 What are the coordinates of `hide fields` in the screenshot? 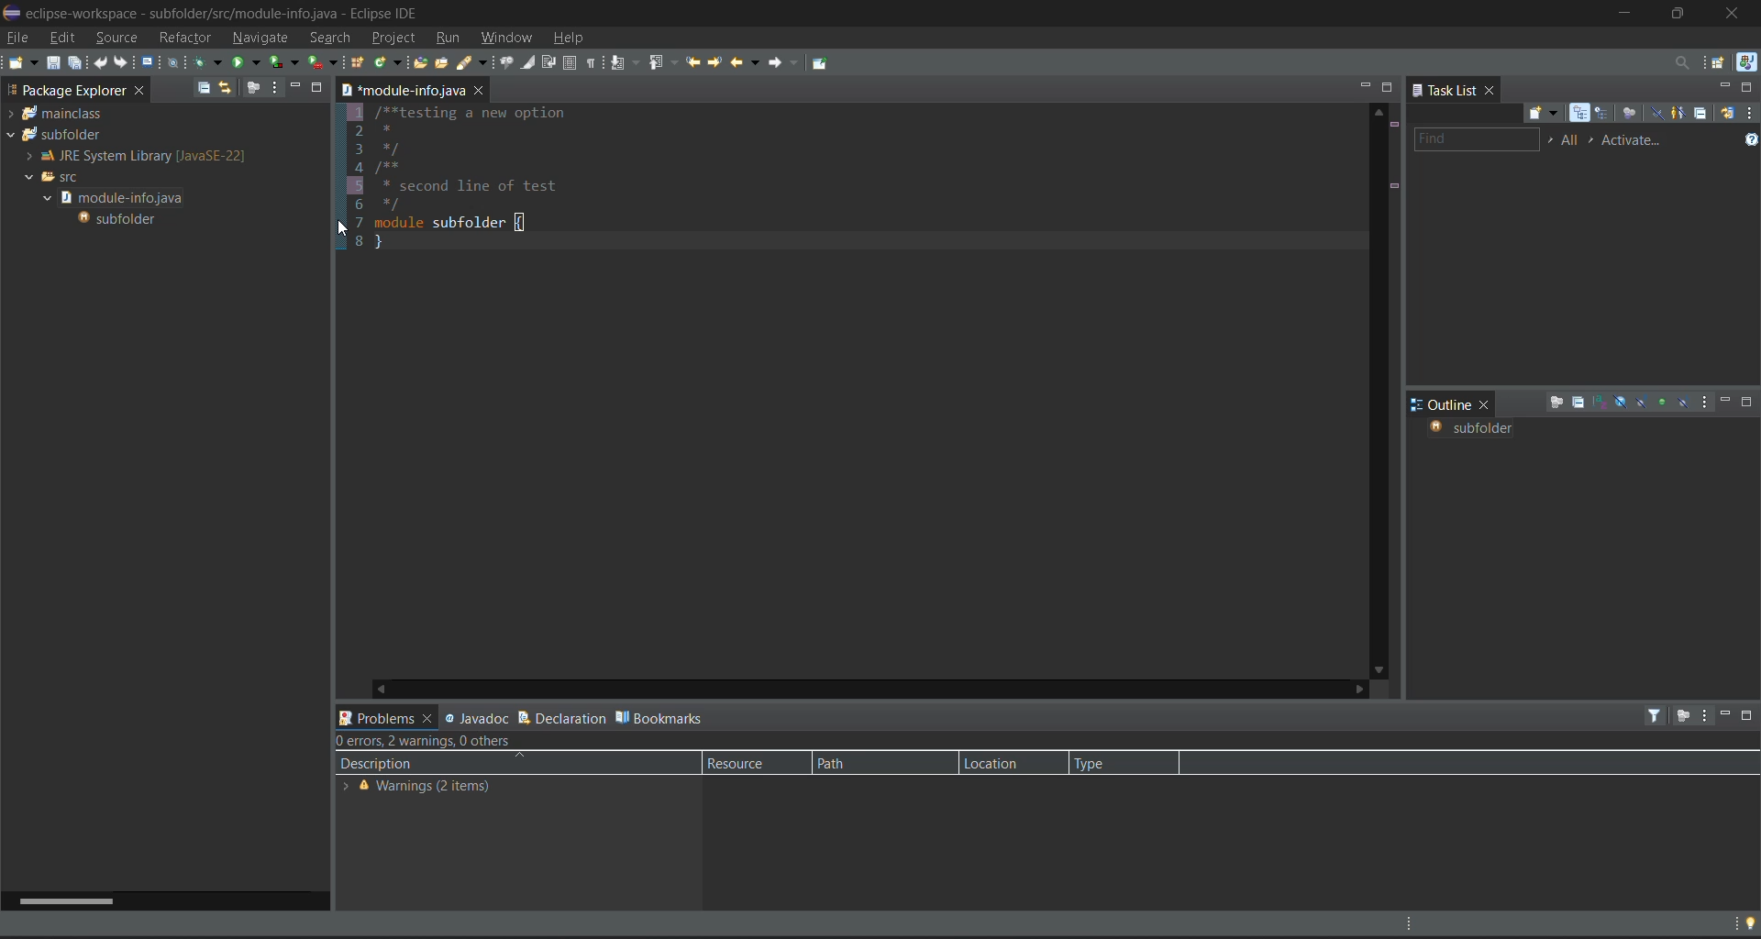 It's located at (1621, 401).